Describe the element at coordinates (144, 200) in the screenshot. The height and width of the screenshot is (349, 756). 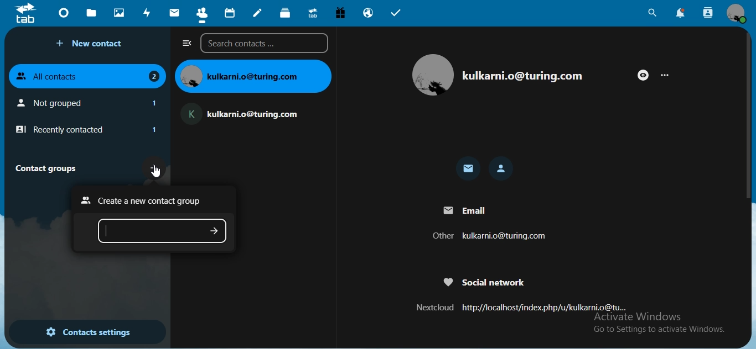
I see `create a new contact group` at that location.